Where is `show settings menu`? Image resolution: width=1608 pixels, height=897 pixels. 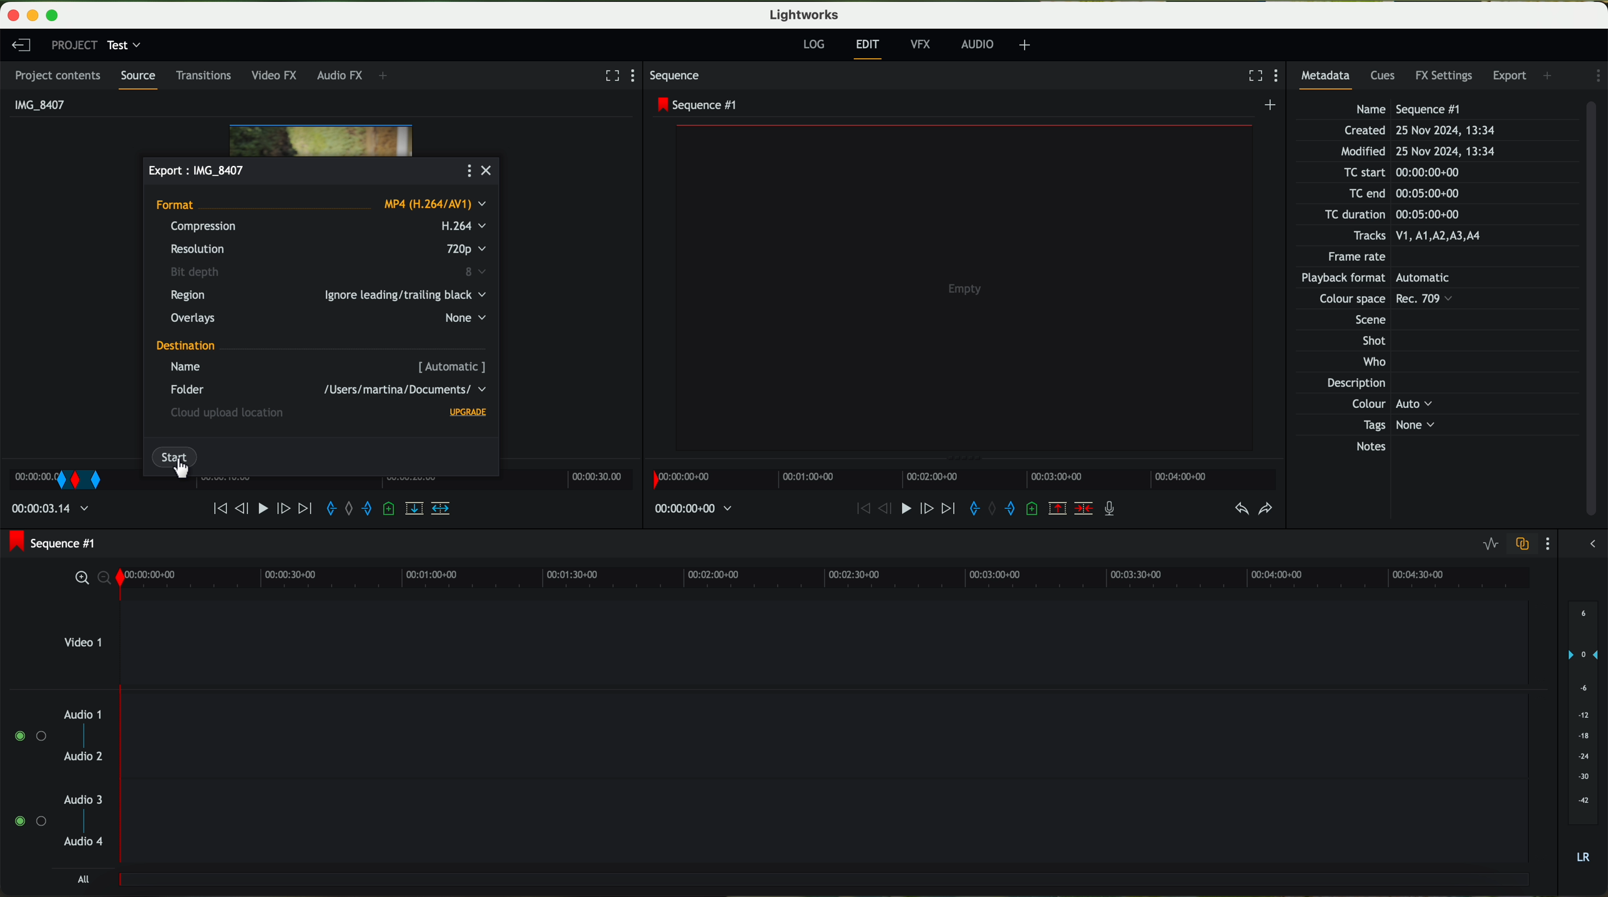
show settings menu is located at coordinates (1551, 544).